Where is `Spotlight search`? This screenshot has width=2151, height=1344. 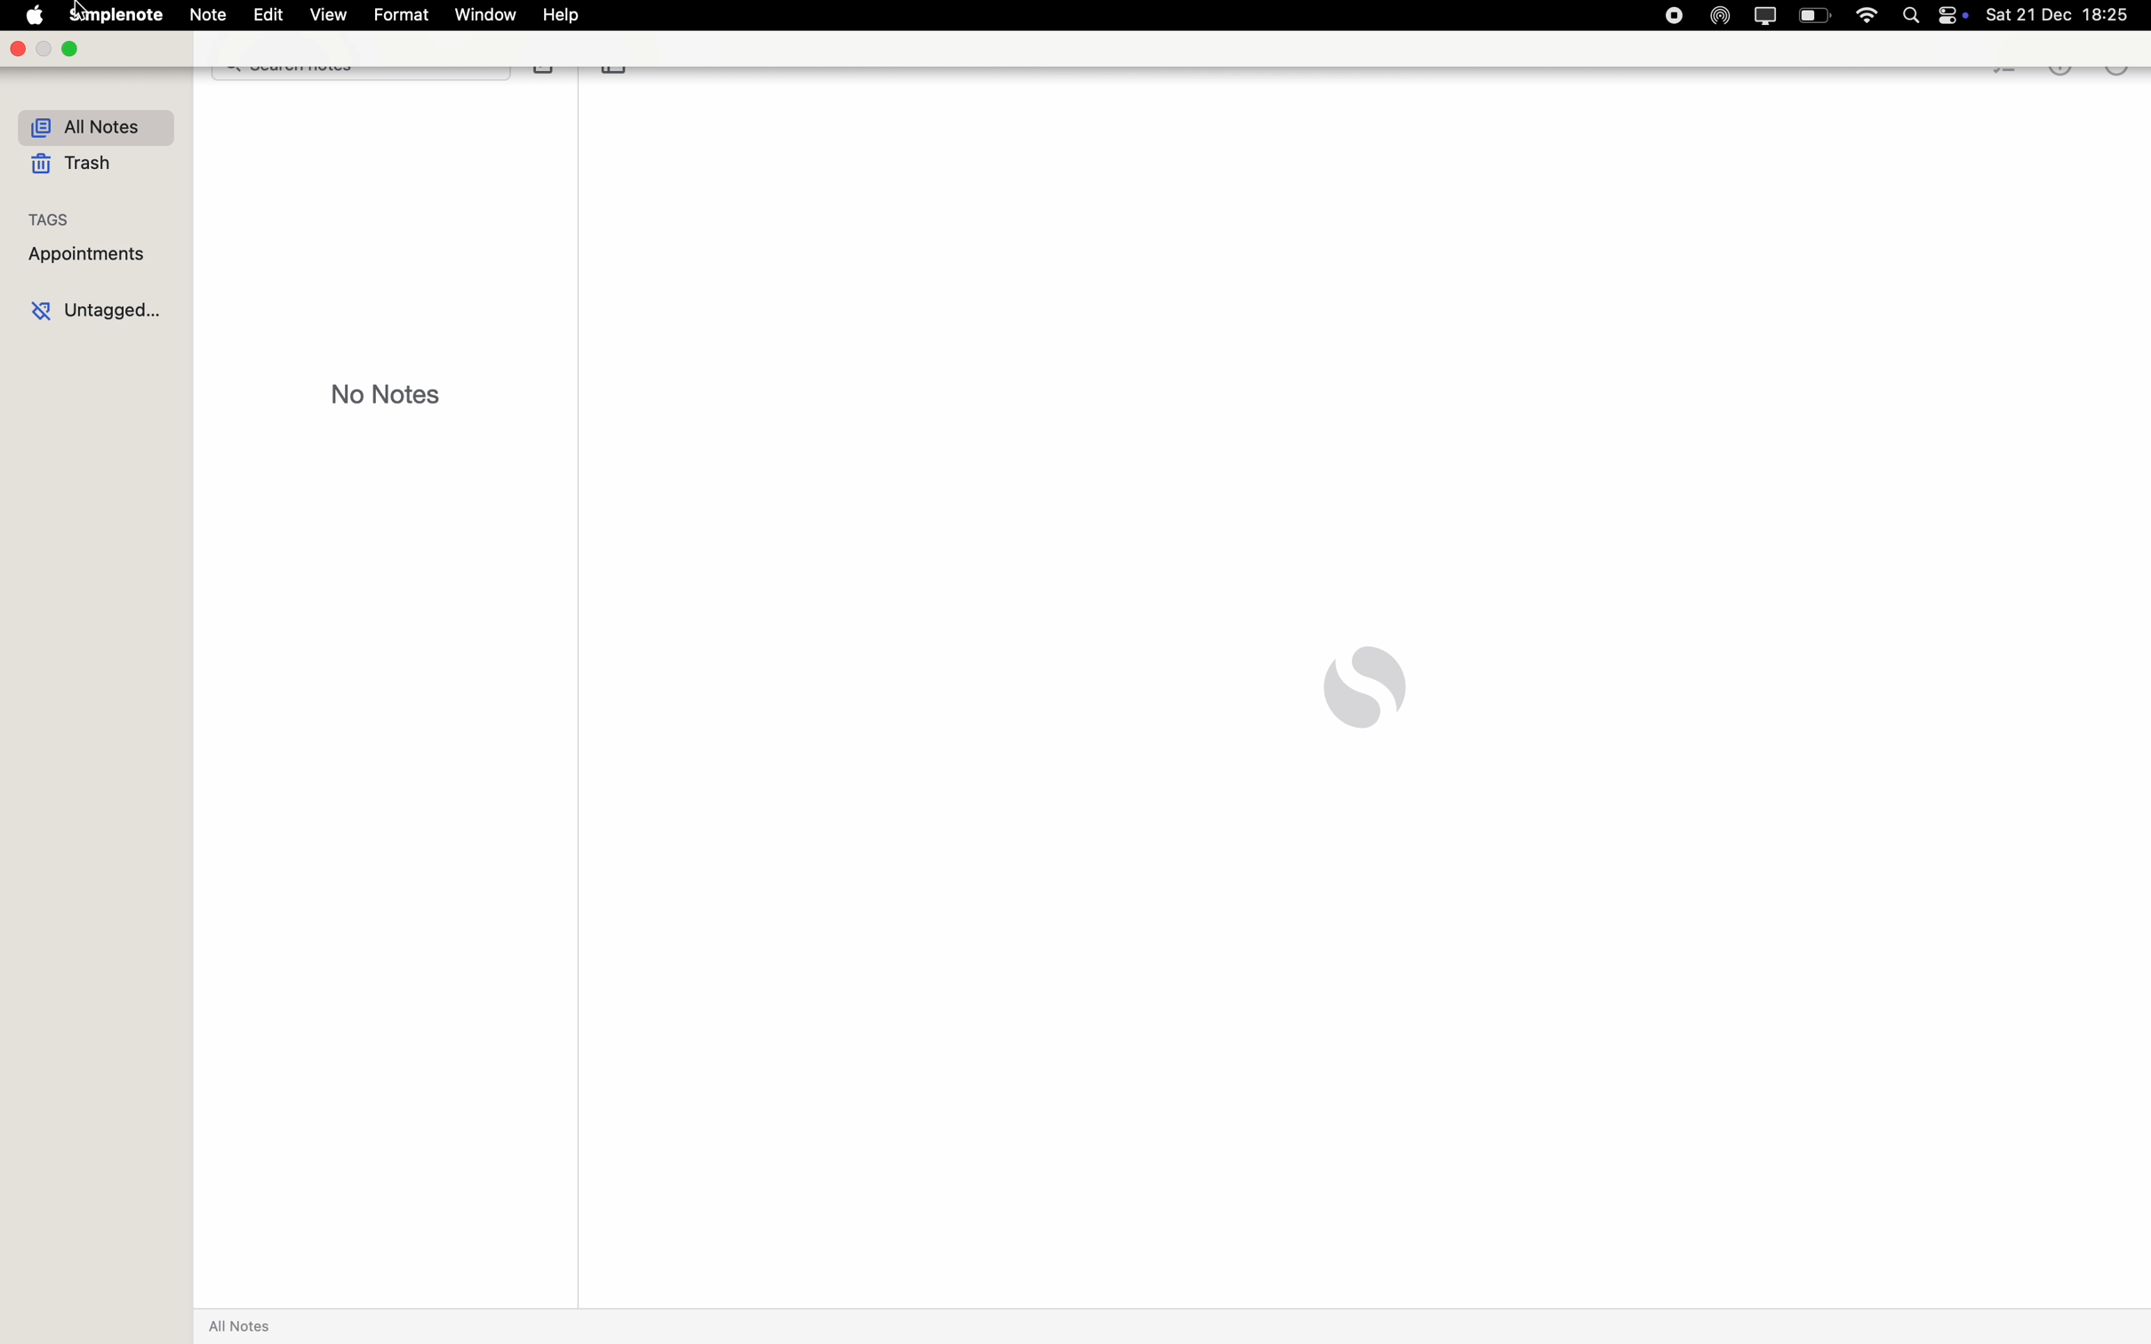 Spotlight search is located at coordinates (1908, 18).